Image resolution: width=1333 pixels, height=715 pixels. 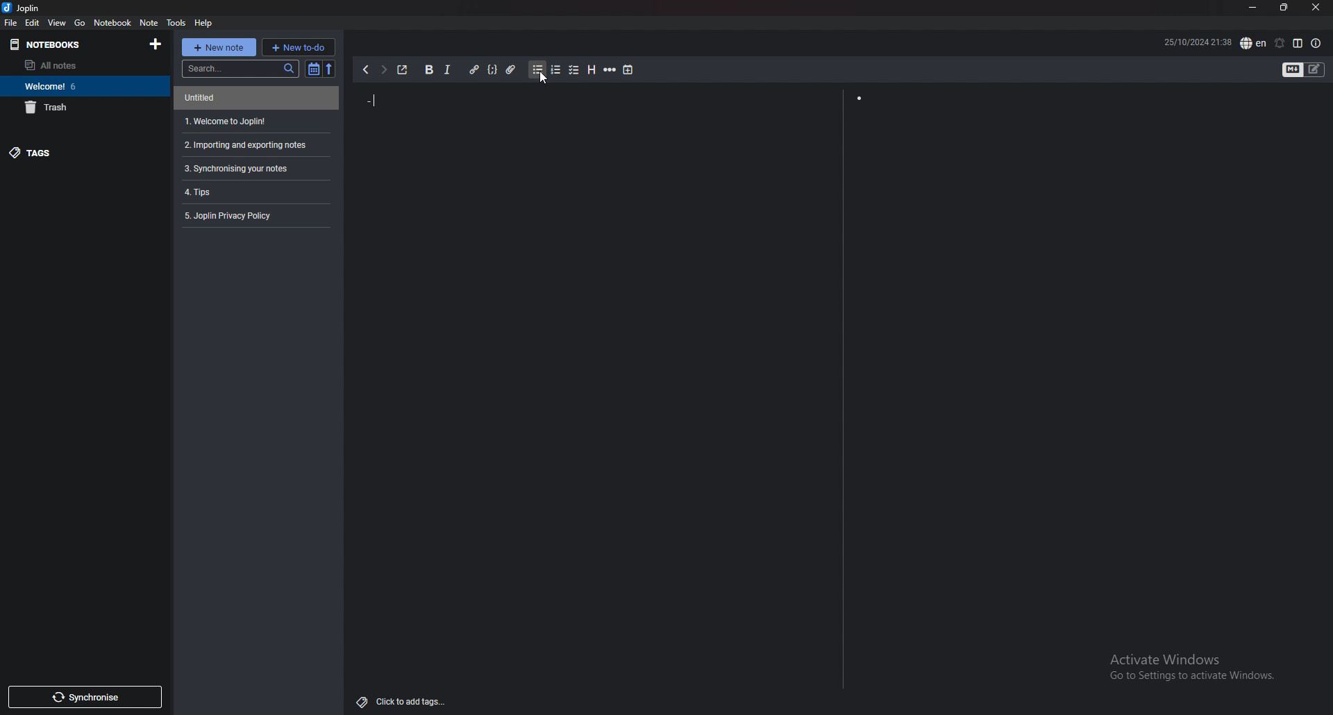 What do you see at coordinates (176, 22) in the screenshot?
I see `Tools` at bounding box center [176, 22].